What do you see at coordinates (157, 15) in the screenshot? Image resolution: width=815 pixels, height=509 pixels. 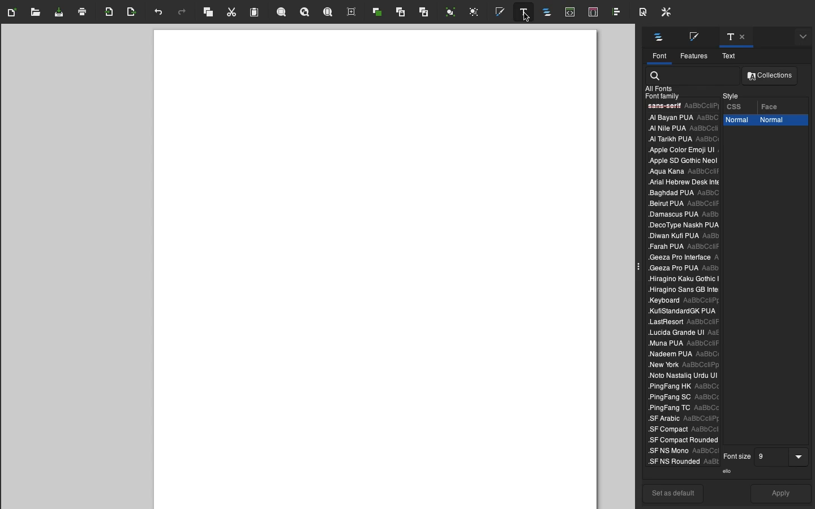 I see `Undo` at bounding box center [157, 15].